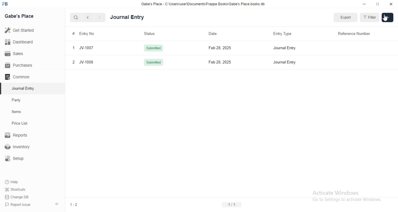 This screenshot has height=212, width=398. I want to click on Journal Entry, so click(283, 48).